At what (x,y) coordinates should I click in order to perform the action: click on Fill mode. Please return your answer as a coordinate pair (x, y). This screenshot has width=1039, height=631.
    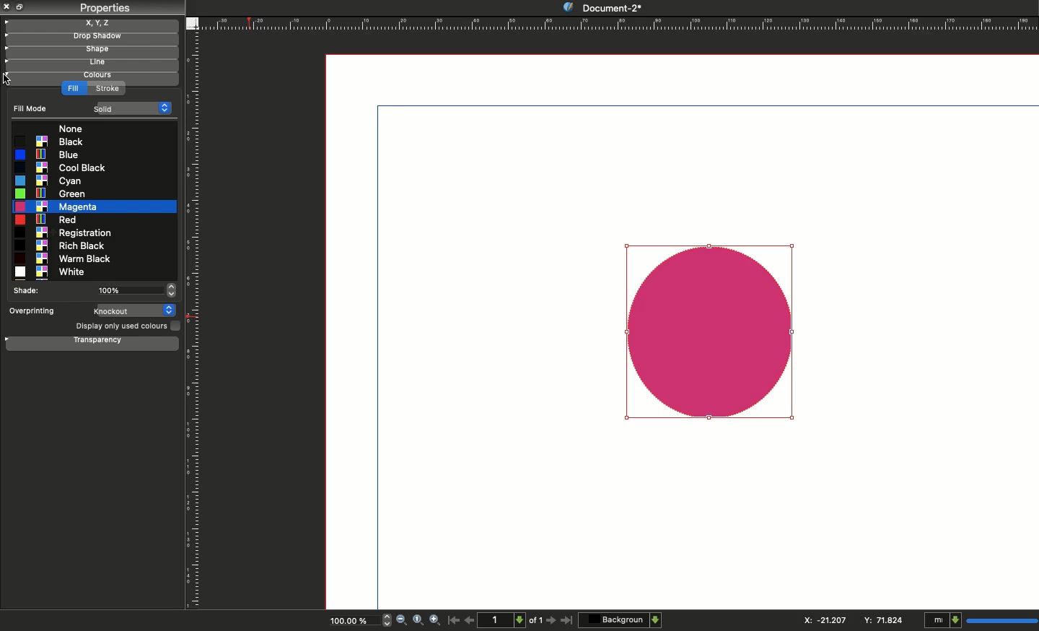
    Looking at the image, I should click on (32, 108).